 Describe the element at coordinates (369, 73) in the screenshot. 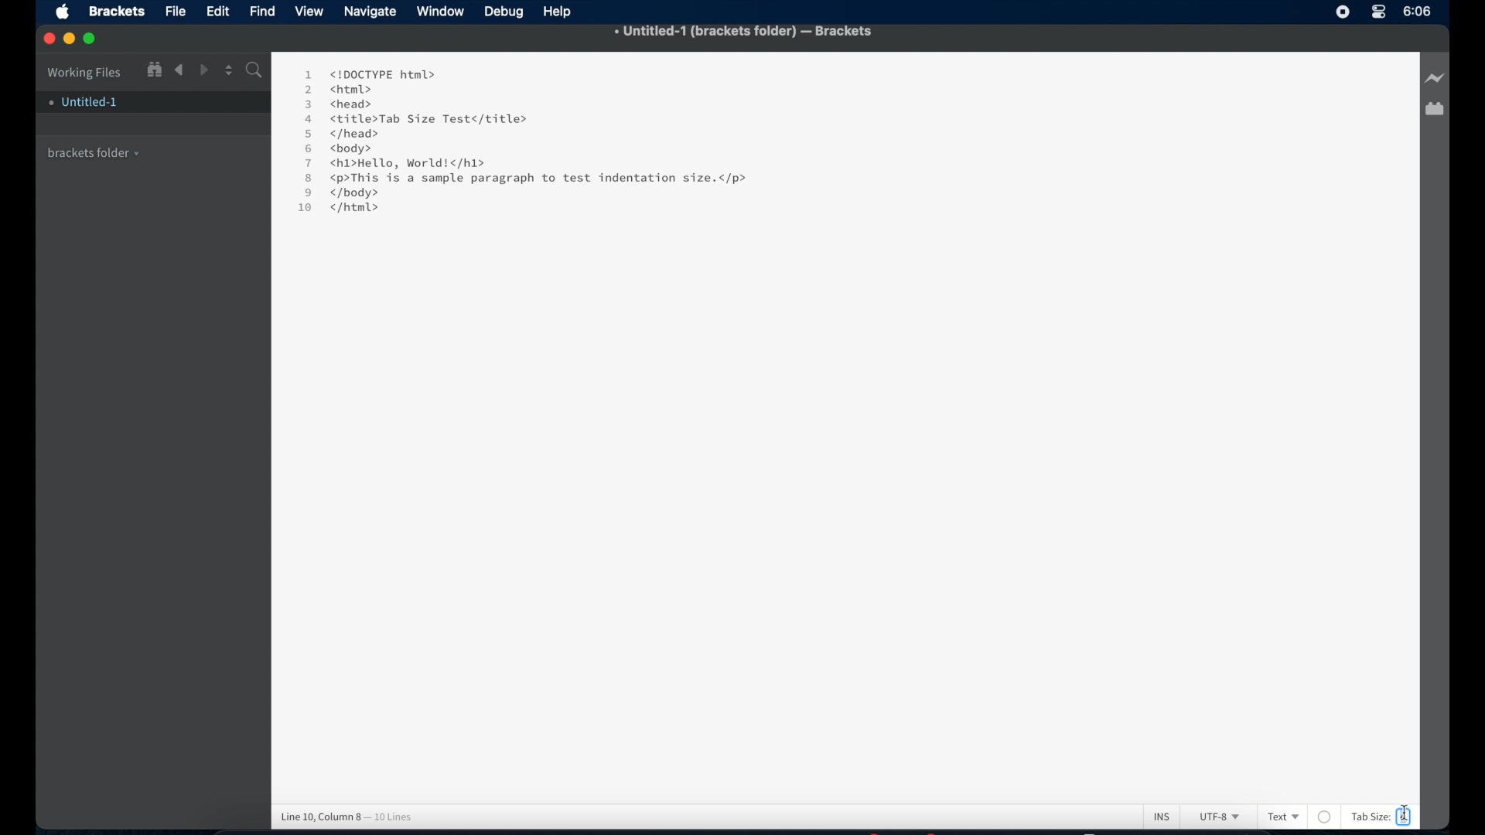

I see `1  <!DOCTYPE html>` at that location.